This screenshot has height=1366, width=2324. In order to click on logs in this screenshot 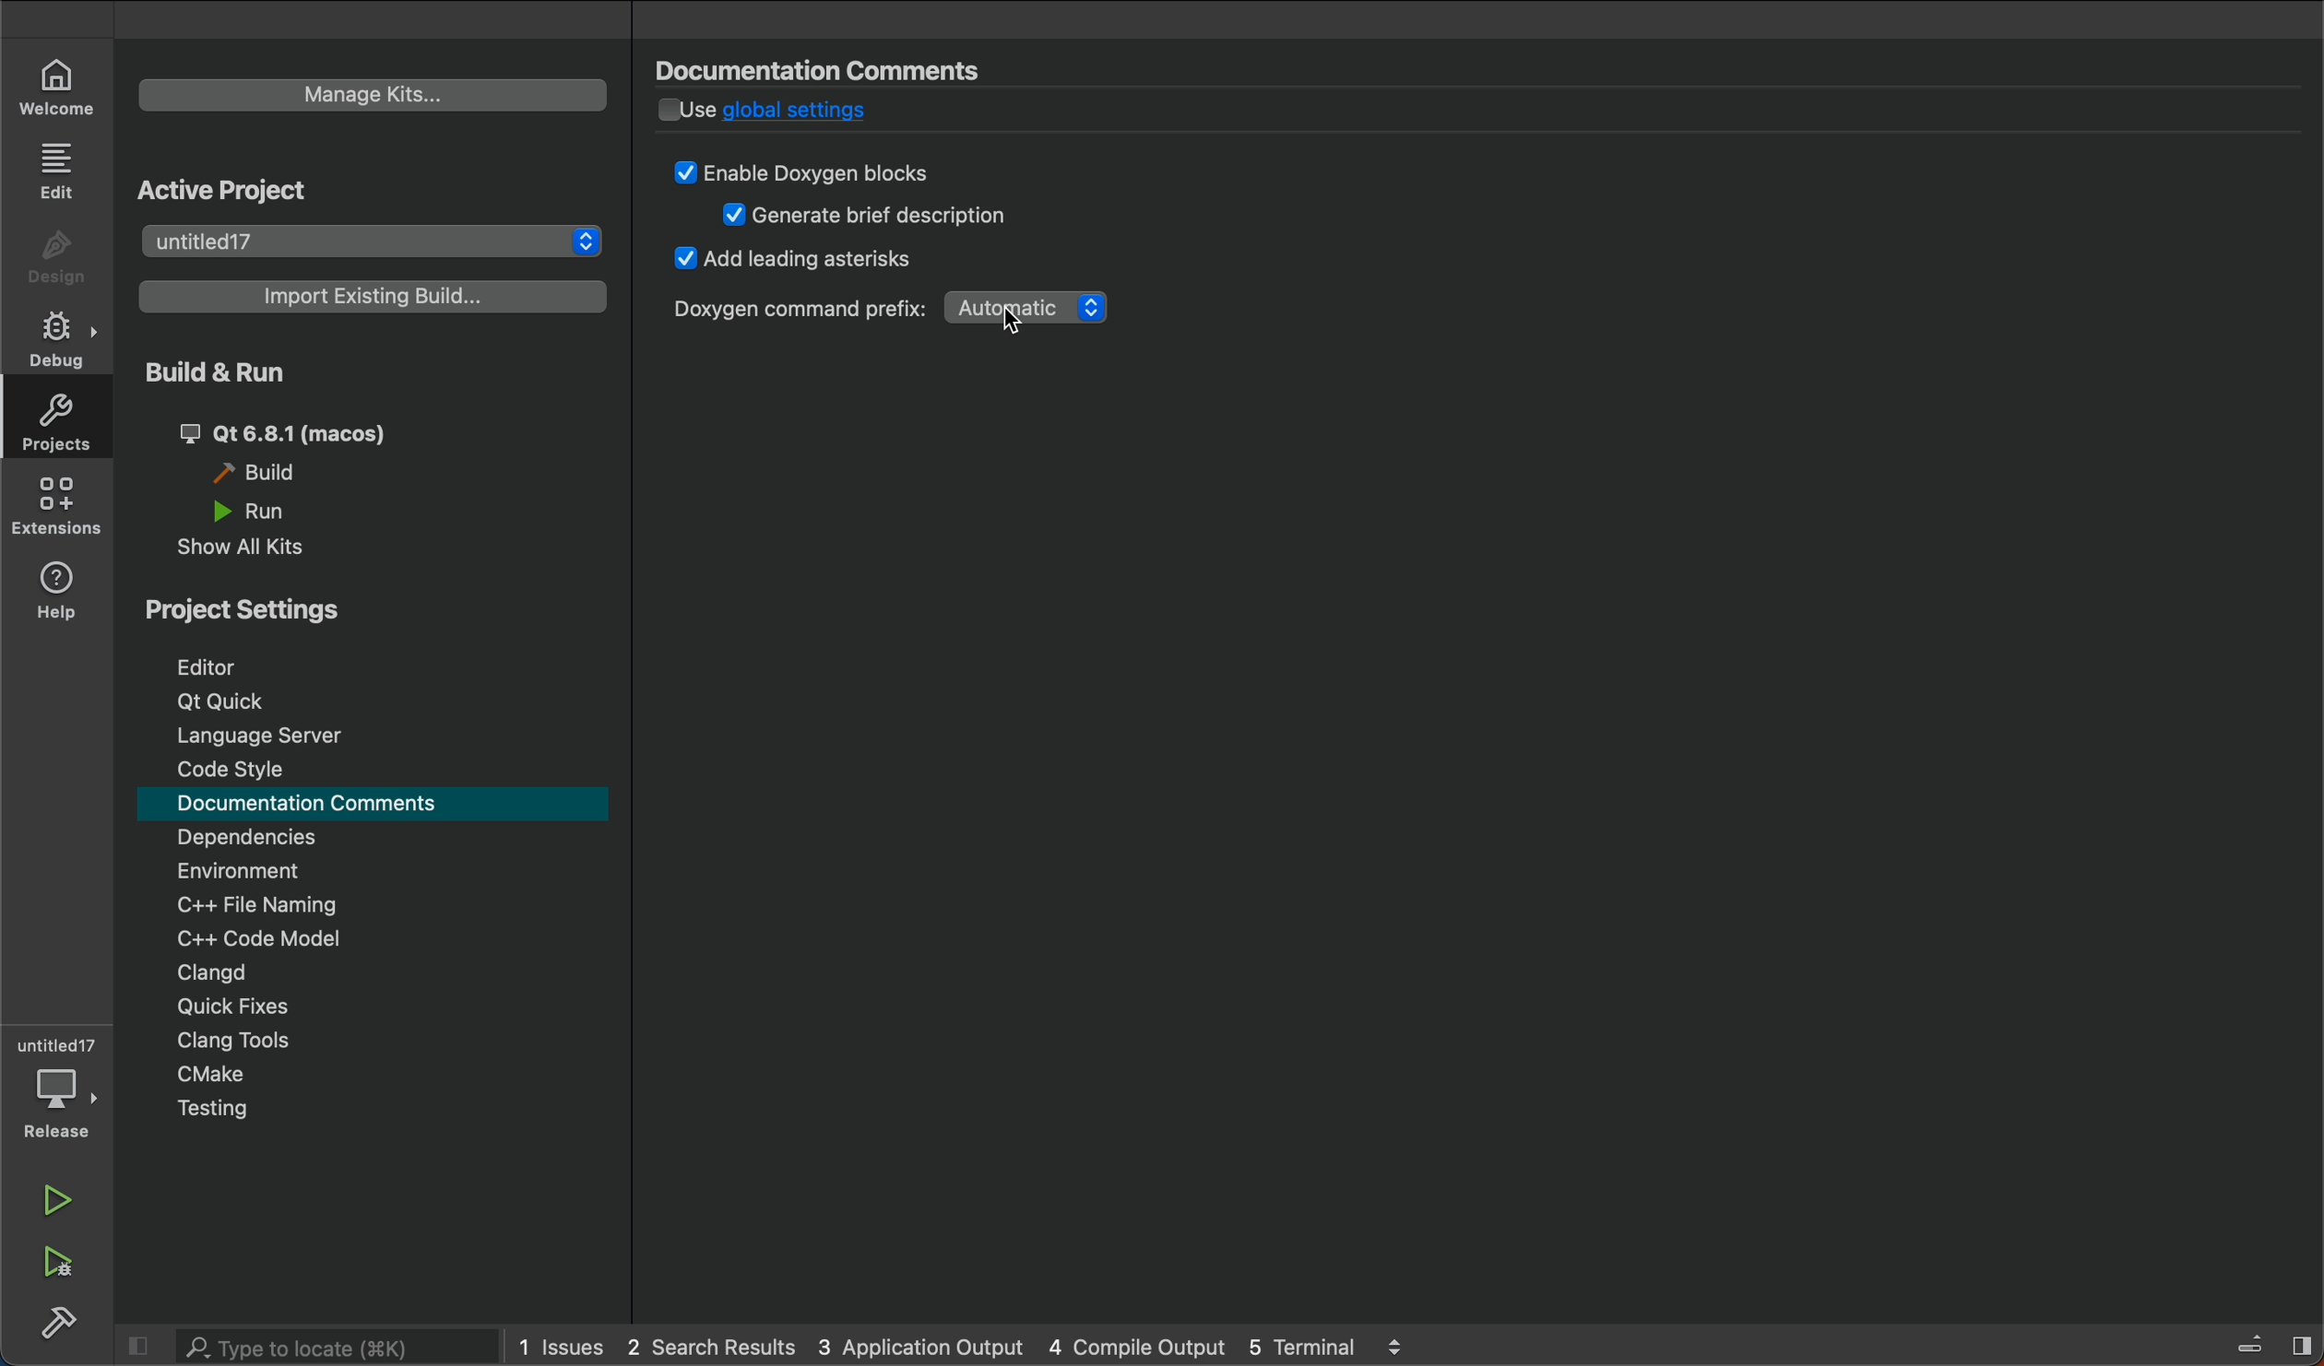, I will do `click(982, 1349)`.